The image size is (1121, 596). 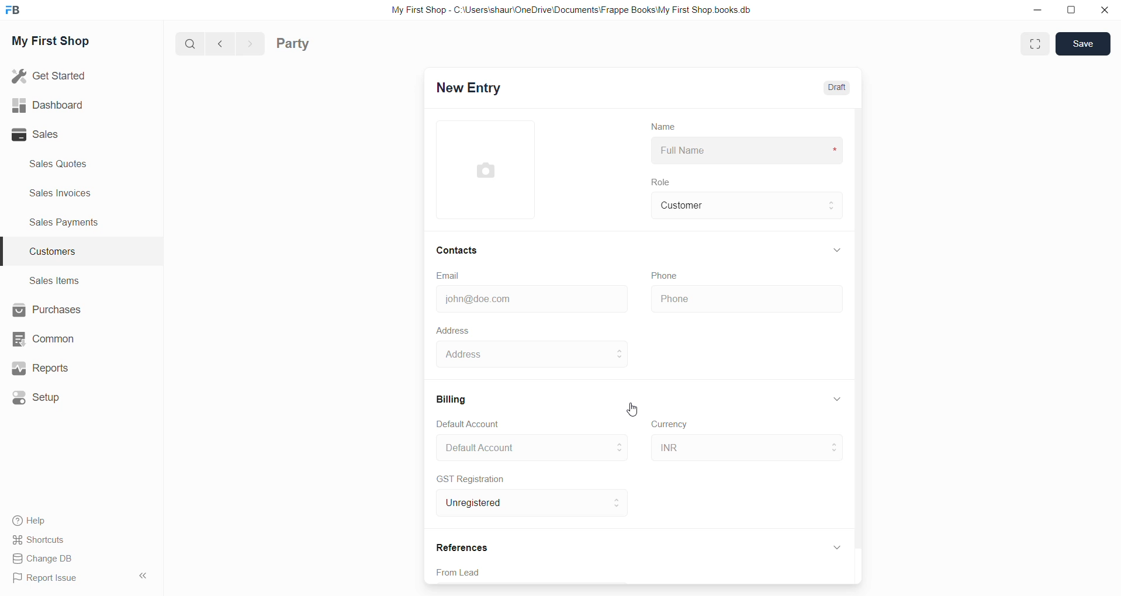 What do you see at coordinates (472, 479) in the screenshot?
I see `GST Registration` at bounding box center [472, 479].